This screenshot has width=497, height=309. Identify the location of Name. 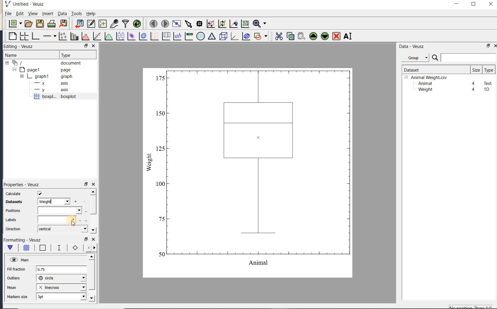
(17, 55).